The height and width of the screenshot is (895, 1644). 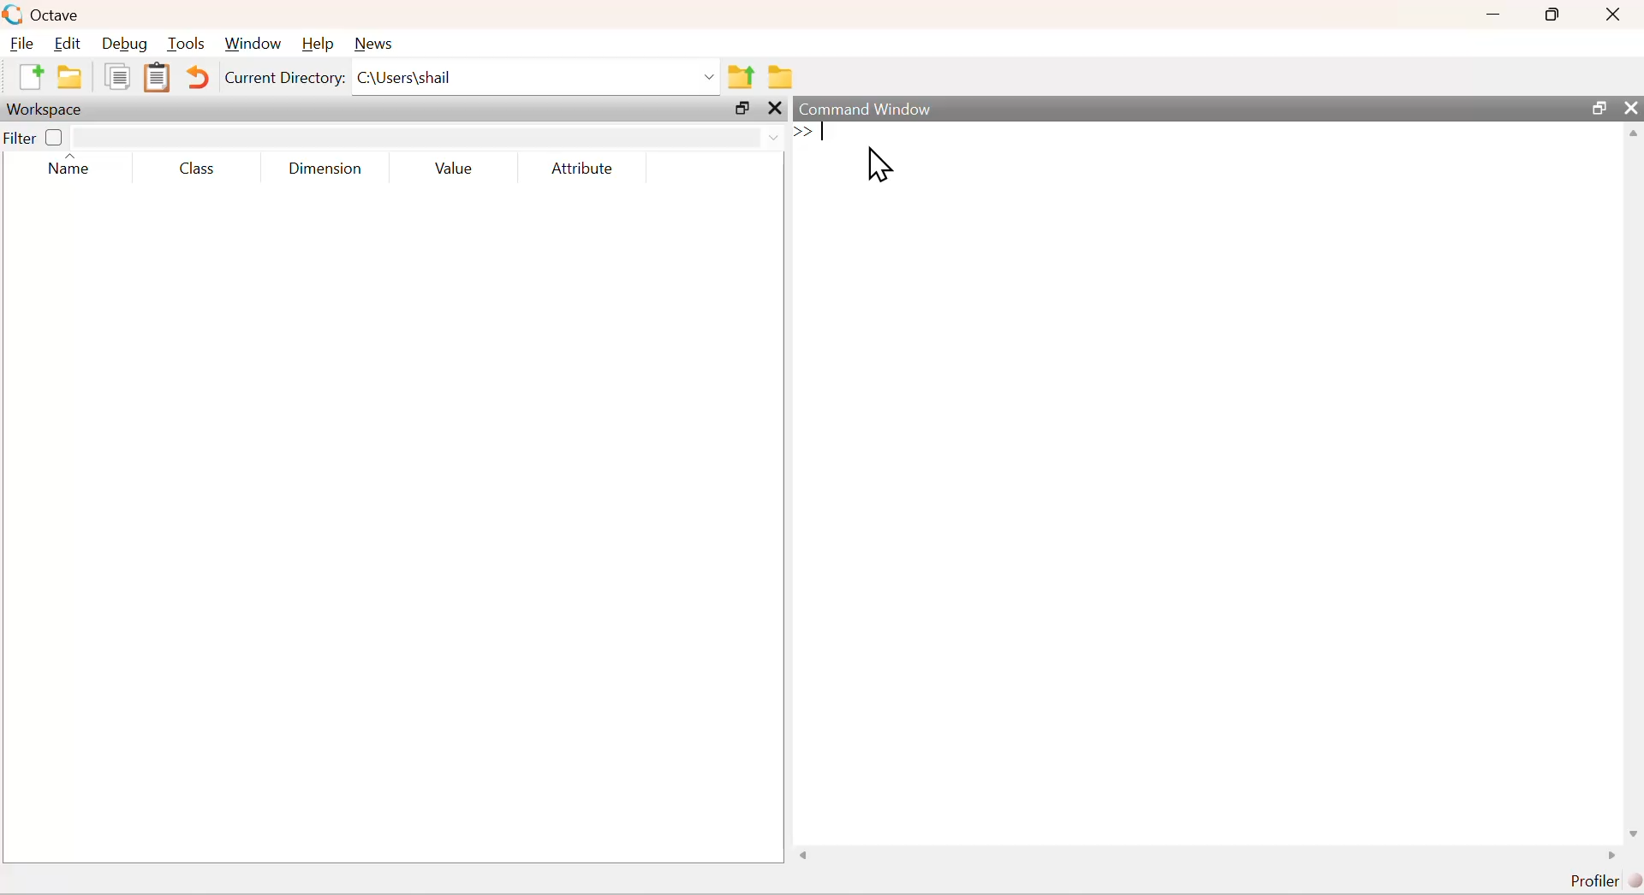 I want to click on scroll right, so click(x=1610, y=858).